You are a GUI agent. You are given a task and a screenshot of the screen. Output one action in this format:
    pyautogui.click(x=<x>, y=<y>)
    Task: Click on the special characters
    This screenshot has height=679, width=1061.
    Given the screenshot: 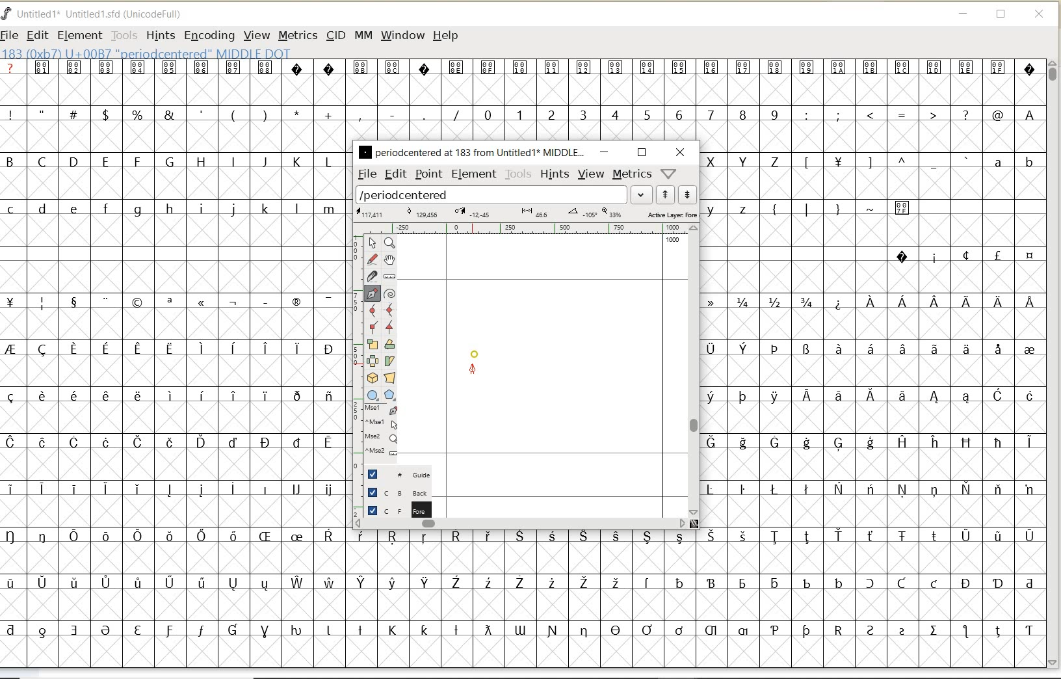 What is the action you would take?
    pyautogui.click(x=692, y=589)
    